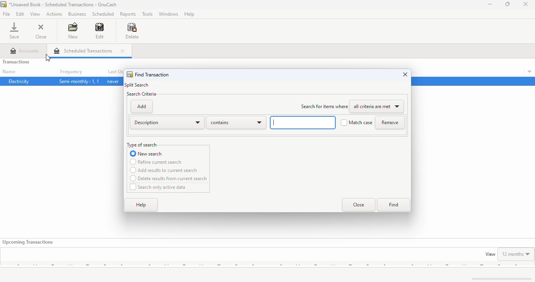 The height and width of the screenshot is (282, 535). Describe the element at coordinates (20, 14) in the screenshot. I see `edit` at that location.